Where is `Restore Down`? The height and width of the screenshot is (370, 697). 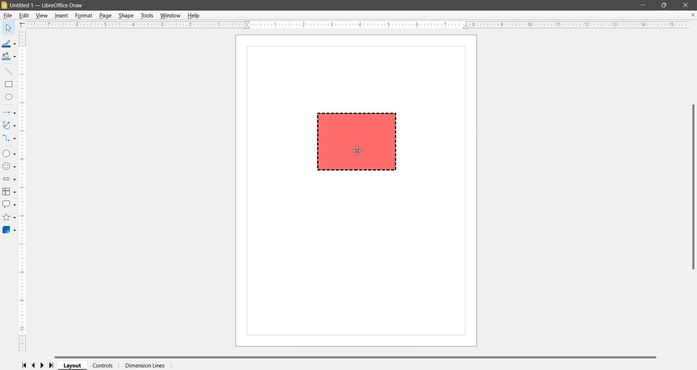 Restore Down is located at coordinates (665, 5).